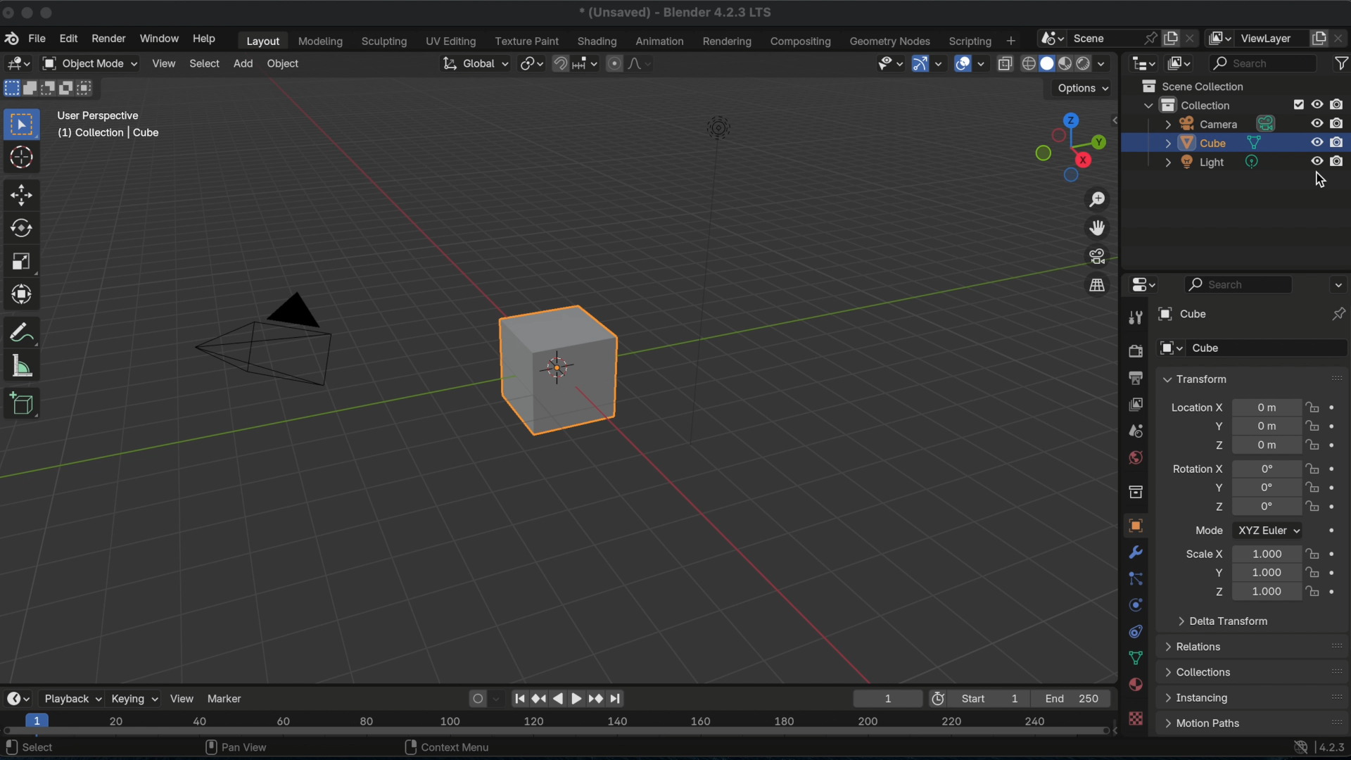 The width and height of the screenshot is (1351, 760). I want to click on display mode dropdown, so click(1177, 63).